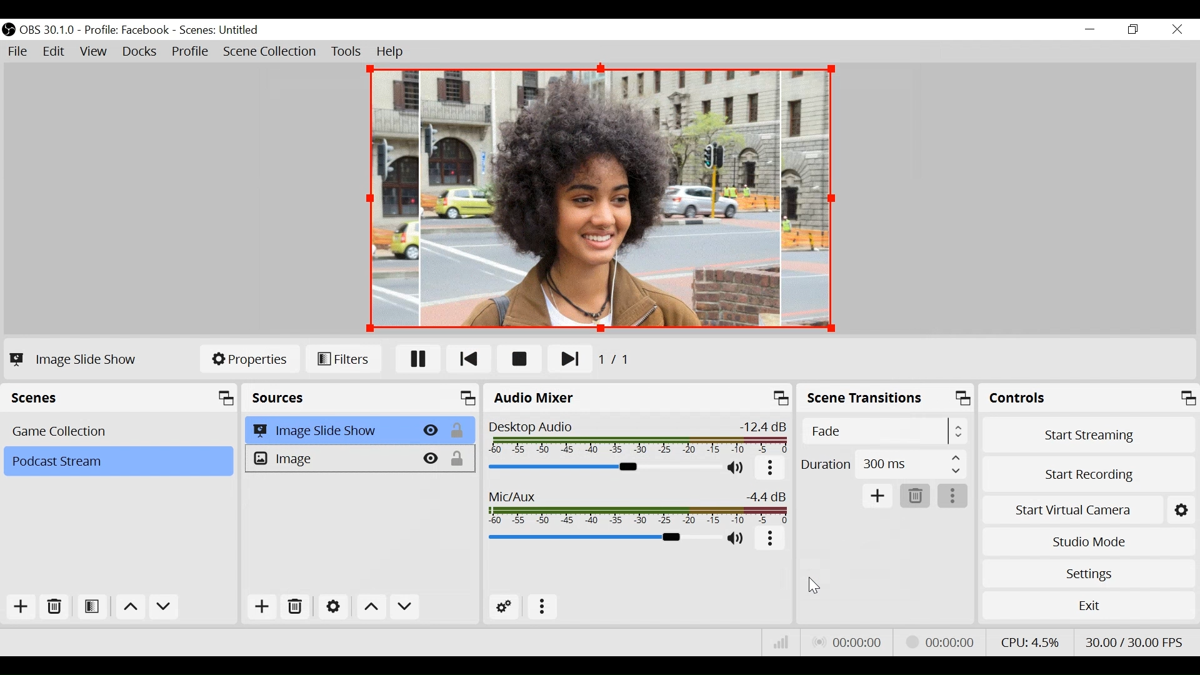  I want to click on Delete, so click(297, 607).